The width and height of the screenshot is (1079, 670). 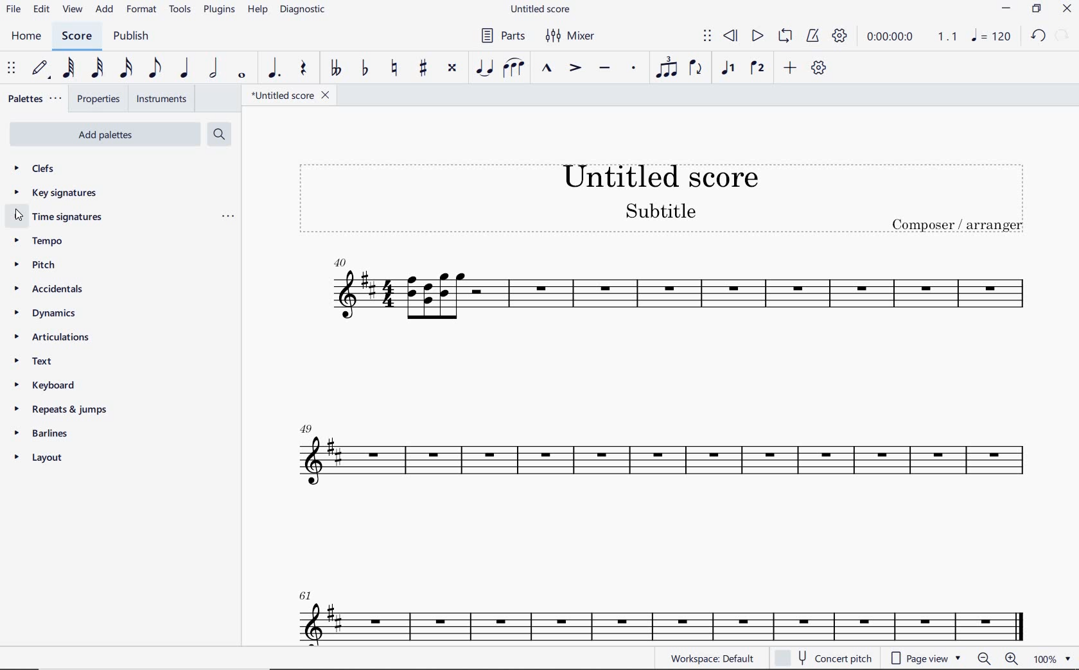 I want to click on TUPLET, so click(x=665, y=69).